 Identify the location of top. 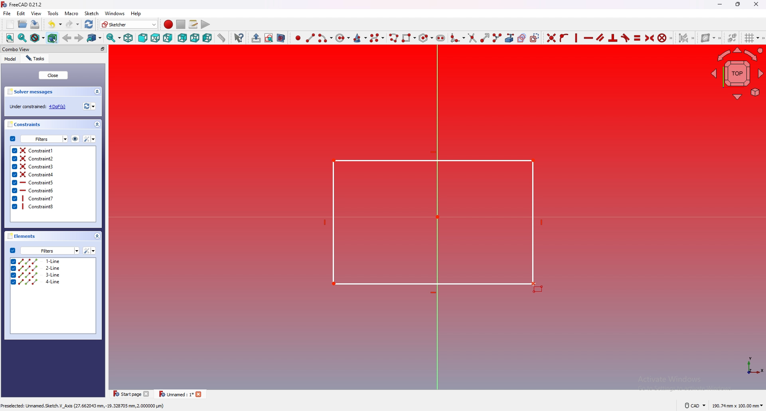
(155, 38).